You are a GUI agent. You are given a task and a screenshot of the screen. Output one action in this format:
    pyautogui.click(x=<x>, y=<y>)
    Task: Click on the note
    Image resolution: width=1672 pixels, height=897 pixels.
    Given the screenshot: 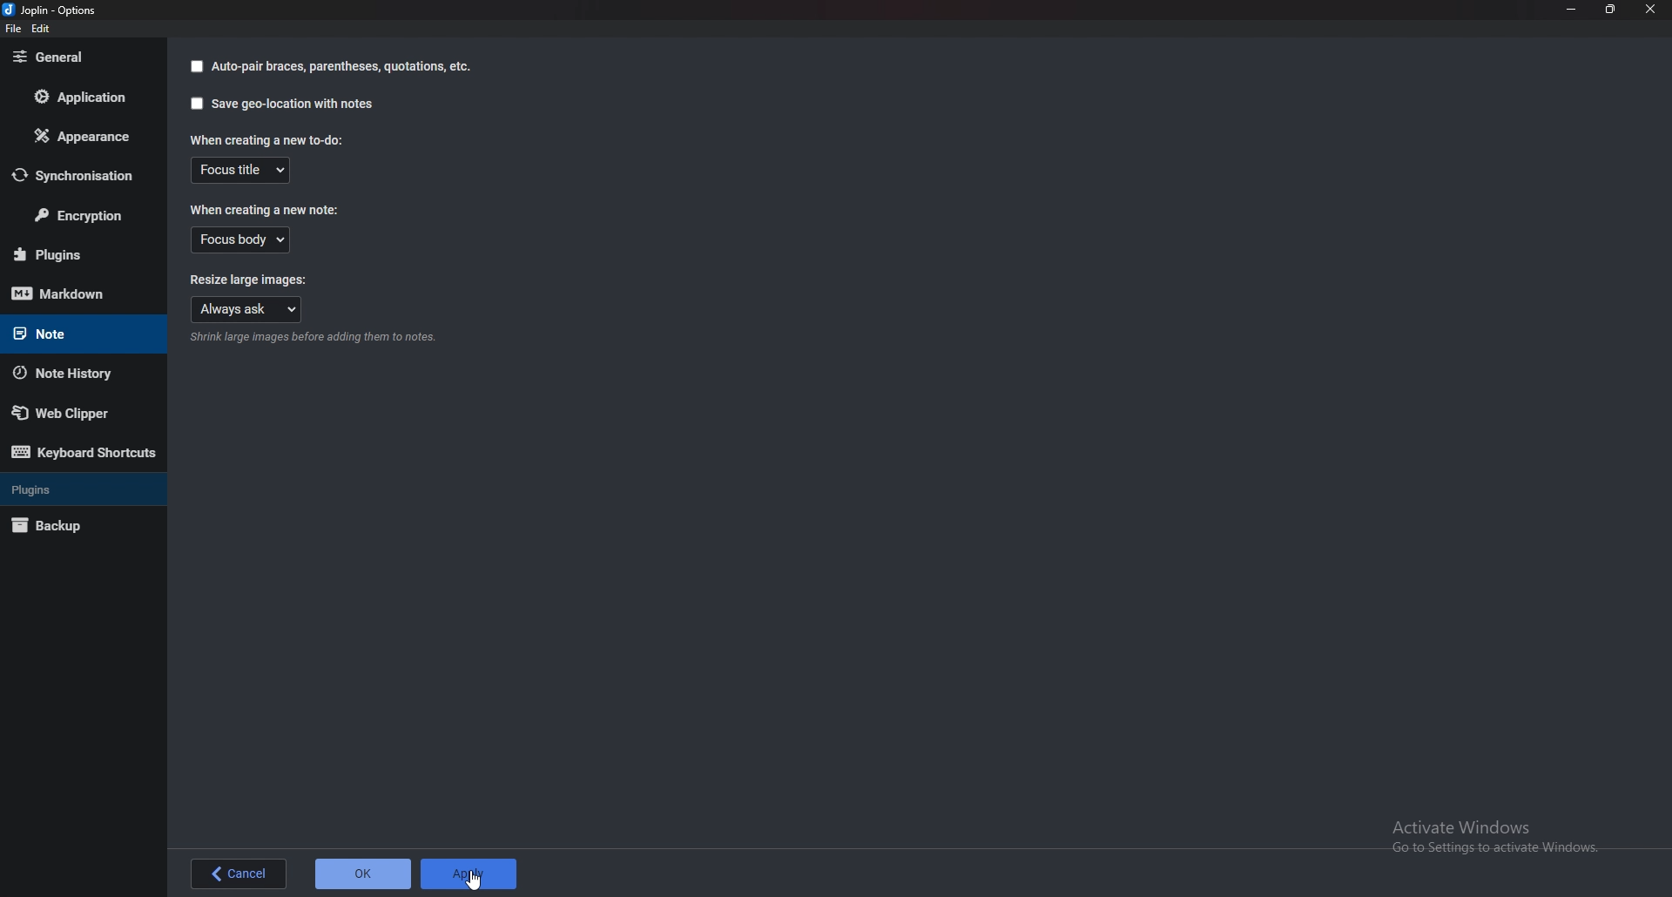 What is the action you would take?
    pyautogui.click(x=71, y=332)
    